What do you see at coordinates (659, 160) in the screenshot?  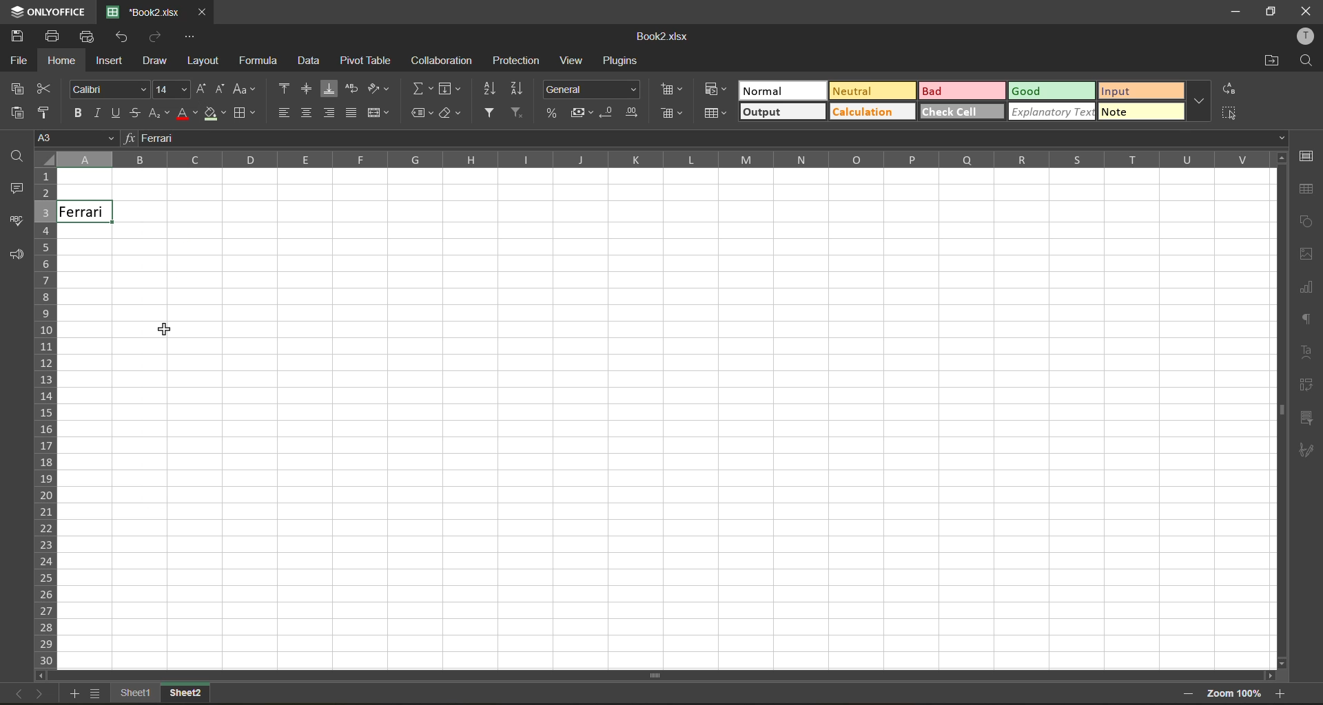 I see `column names` at bounding box center [659, 160].